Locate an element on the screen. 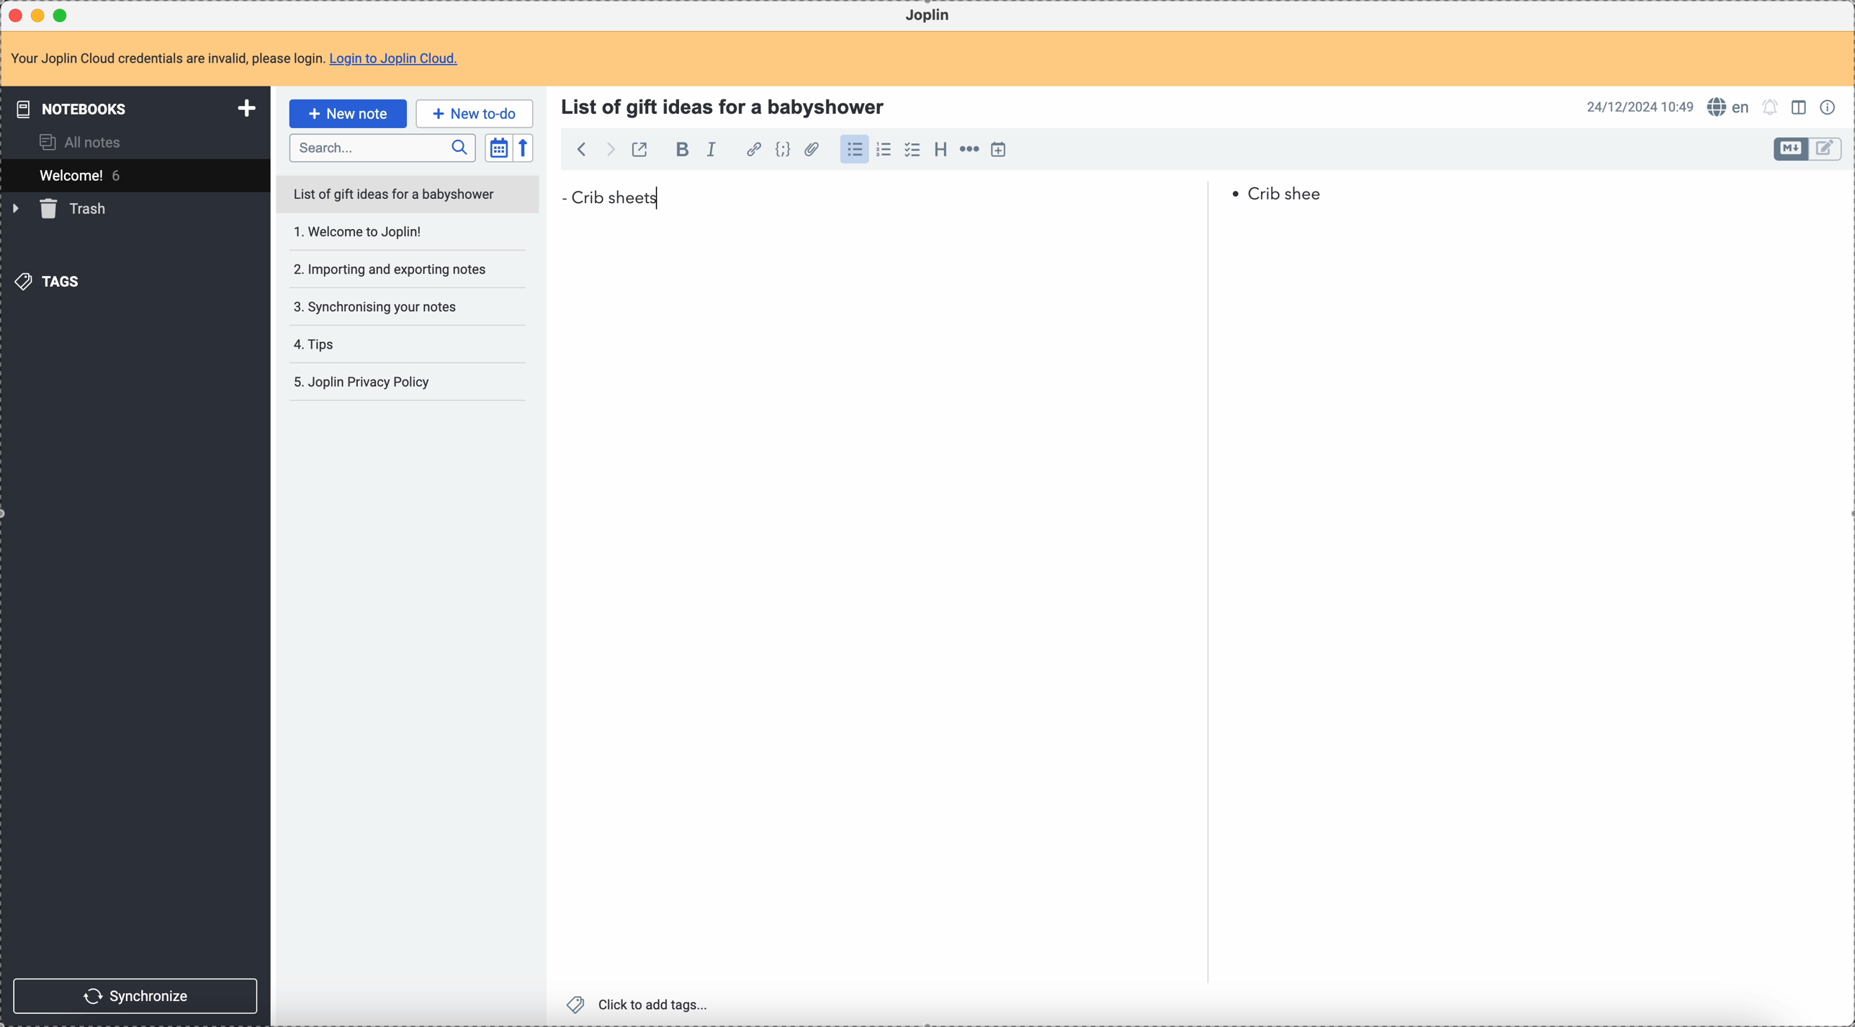 The image size is (1855, 1027). bullet point is located at coordinates (562, 197).